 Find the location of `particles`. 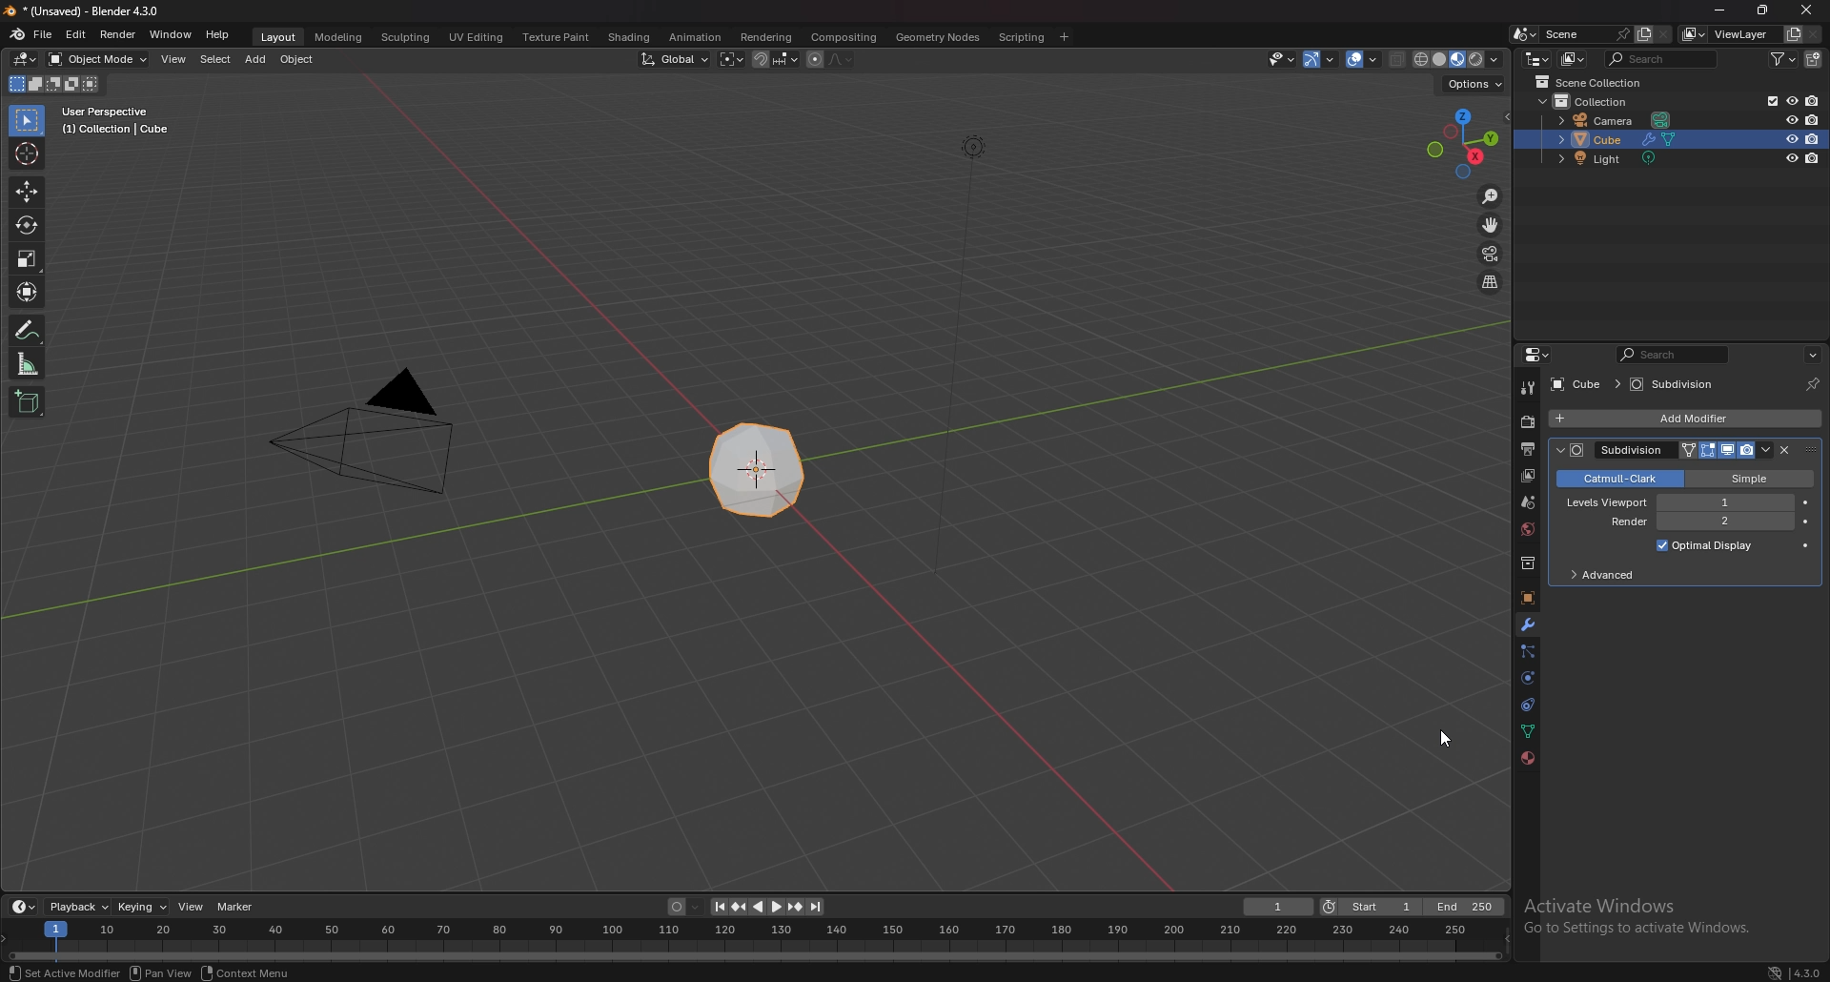

particles is located at coordinates (1528, 650).